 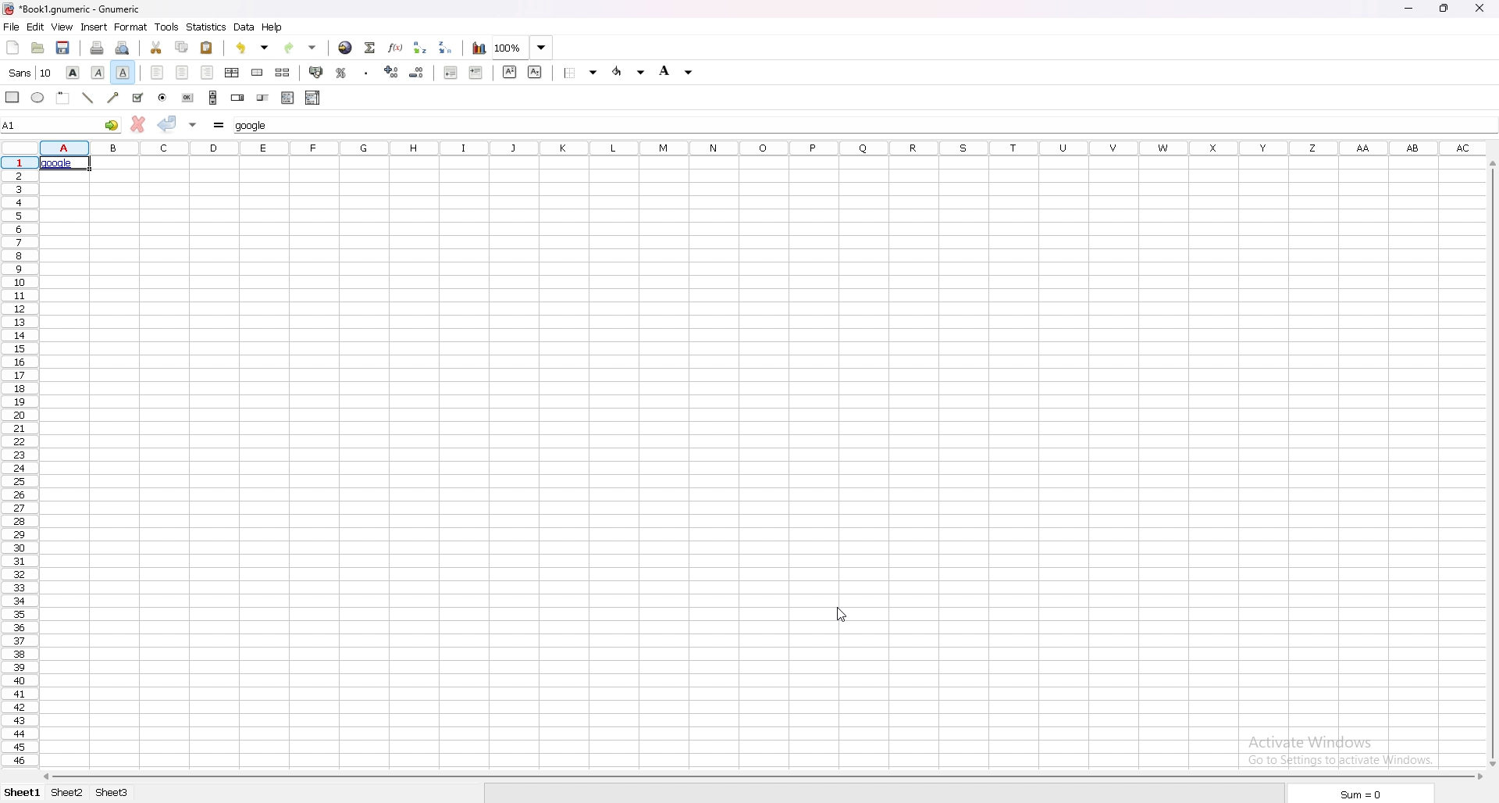 I want to click on redo, so click(x=301, y=48).